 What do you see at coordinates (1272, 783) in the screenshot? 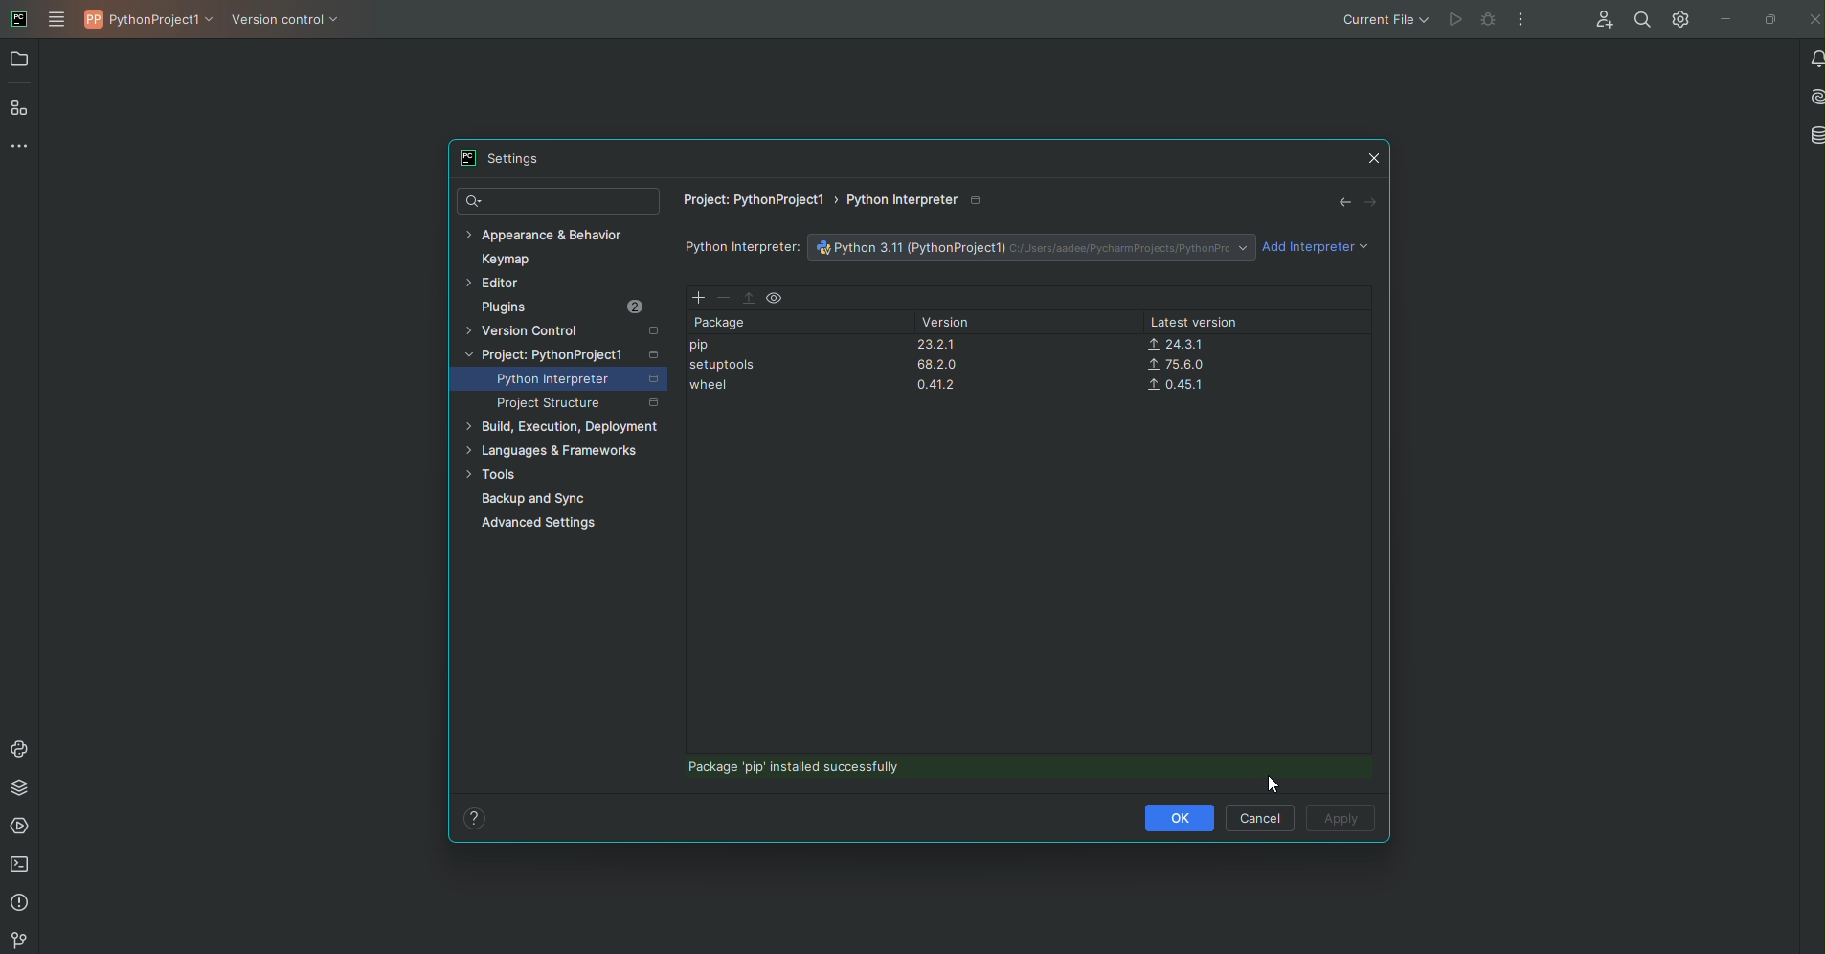
I see `Cursor` at bounding box center [1272, 783].